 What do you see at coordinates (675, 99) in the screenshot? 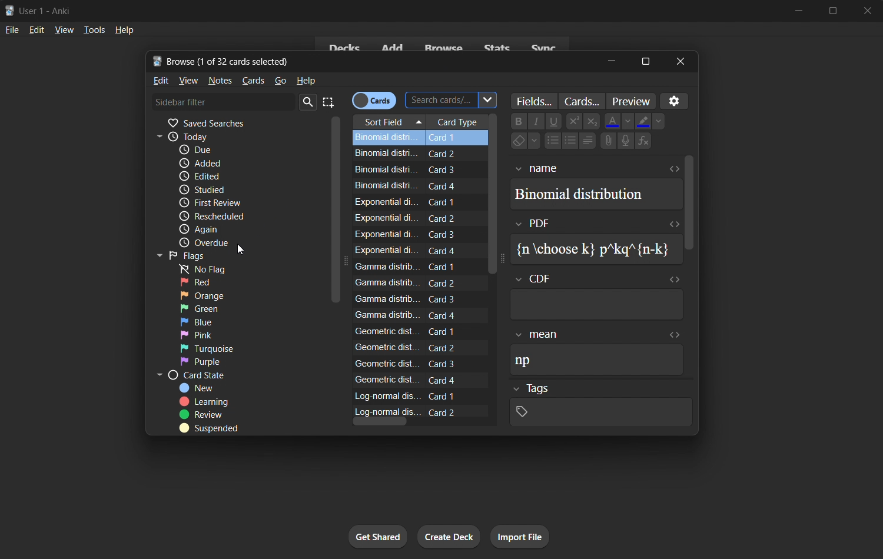
I see `customize` at bounding box center [675, 99].